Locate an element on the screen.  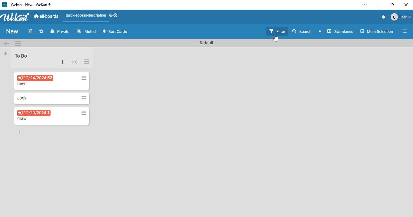
cursor is located at coordinates (276, 39).